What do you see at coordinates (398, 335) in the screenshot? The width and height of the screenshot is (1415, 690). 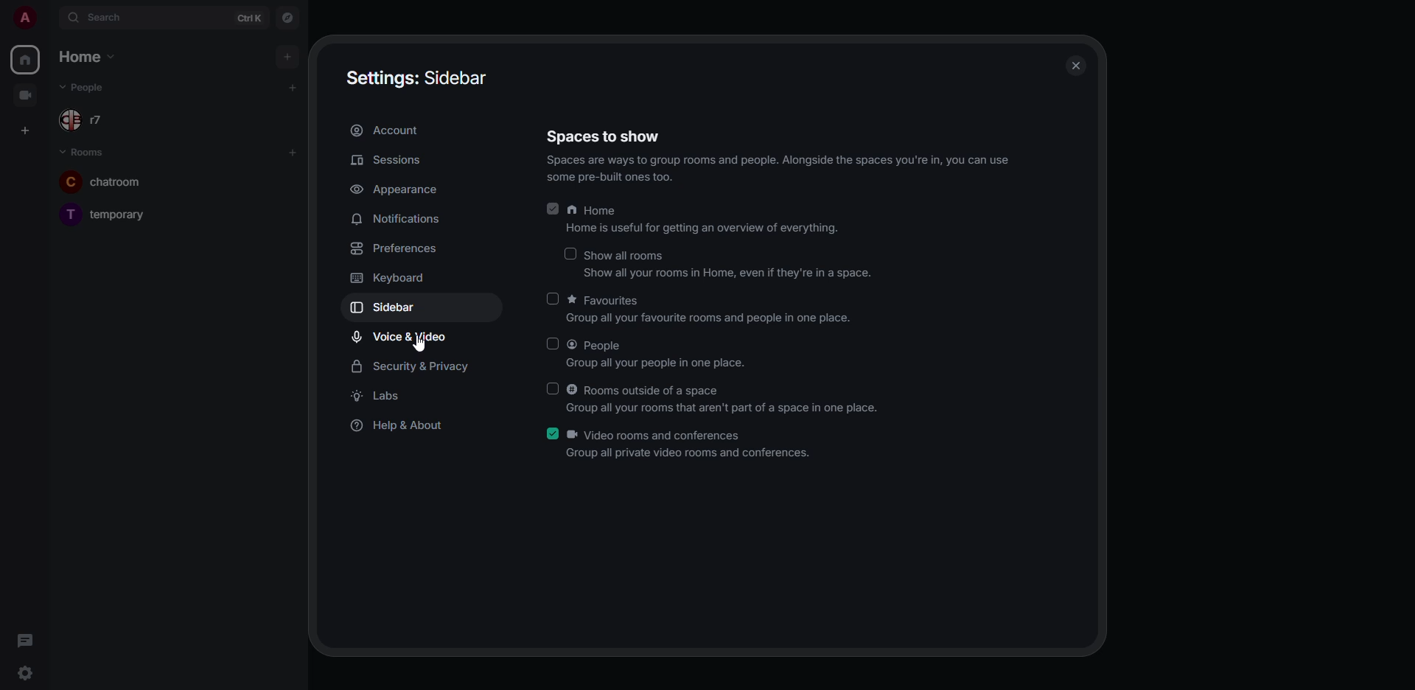 I see `voice & video` at bounding box center [398, 335].